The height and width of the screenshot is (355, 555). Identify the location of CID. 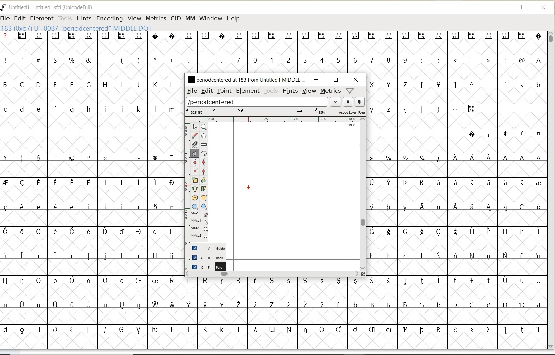
(175, 19).